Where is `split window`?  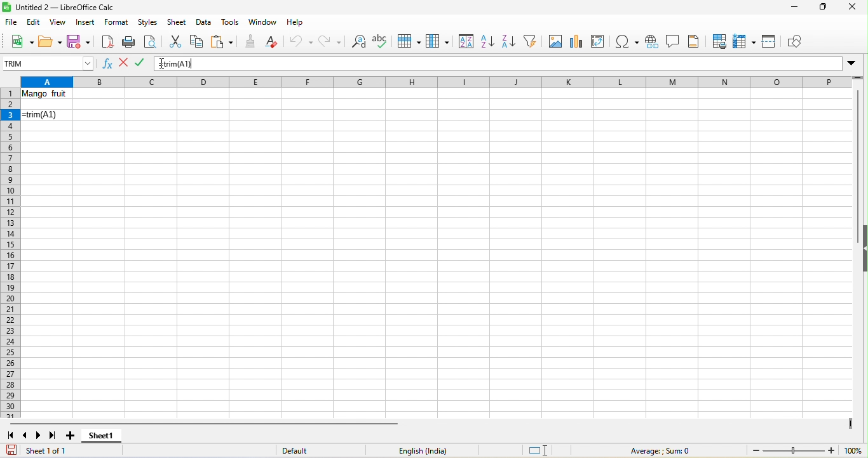
split window is located at coordinates (772, 43).